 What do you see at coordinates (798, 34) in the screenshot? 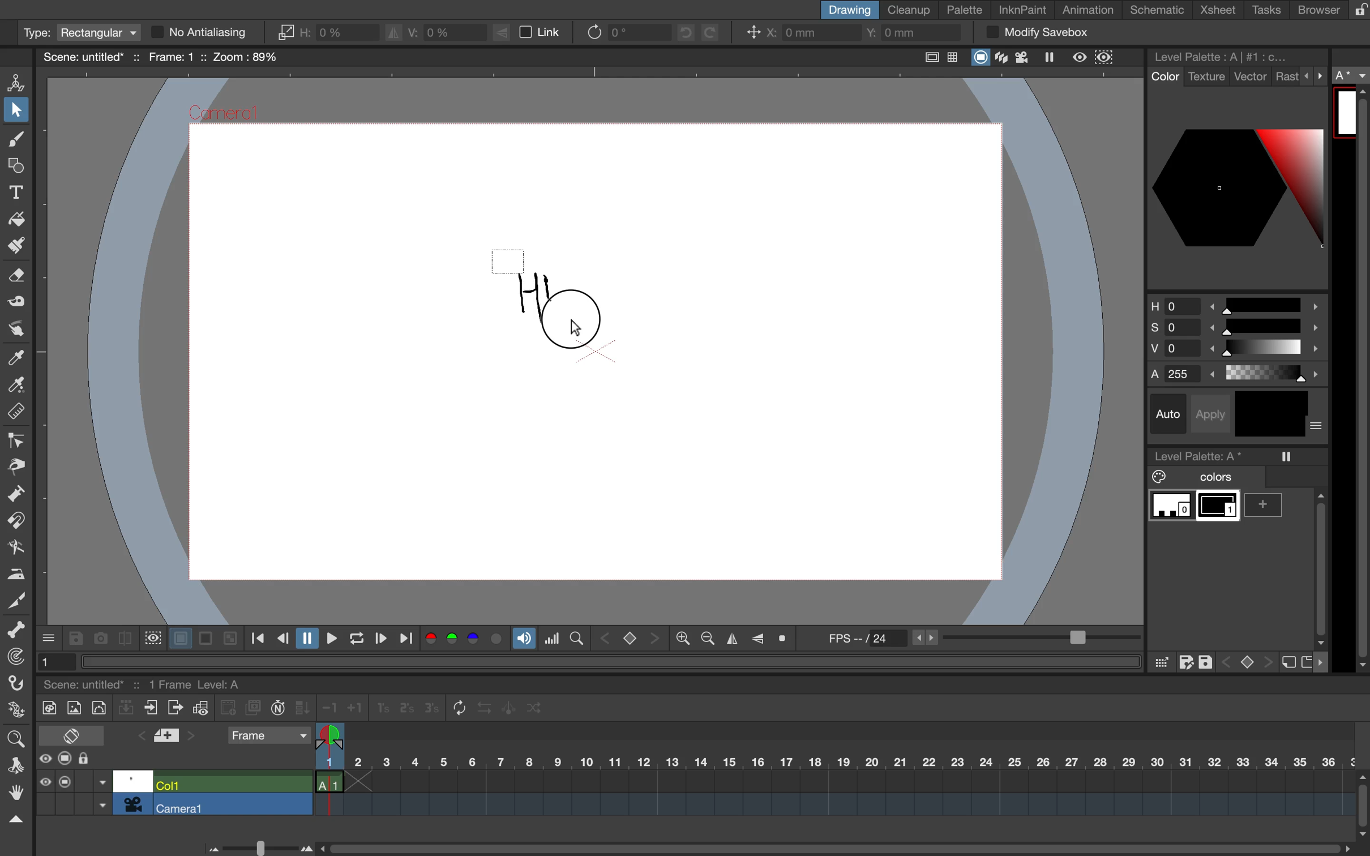
I see `x coordinate` at bounding box center [798, 34].